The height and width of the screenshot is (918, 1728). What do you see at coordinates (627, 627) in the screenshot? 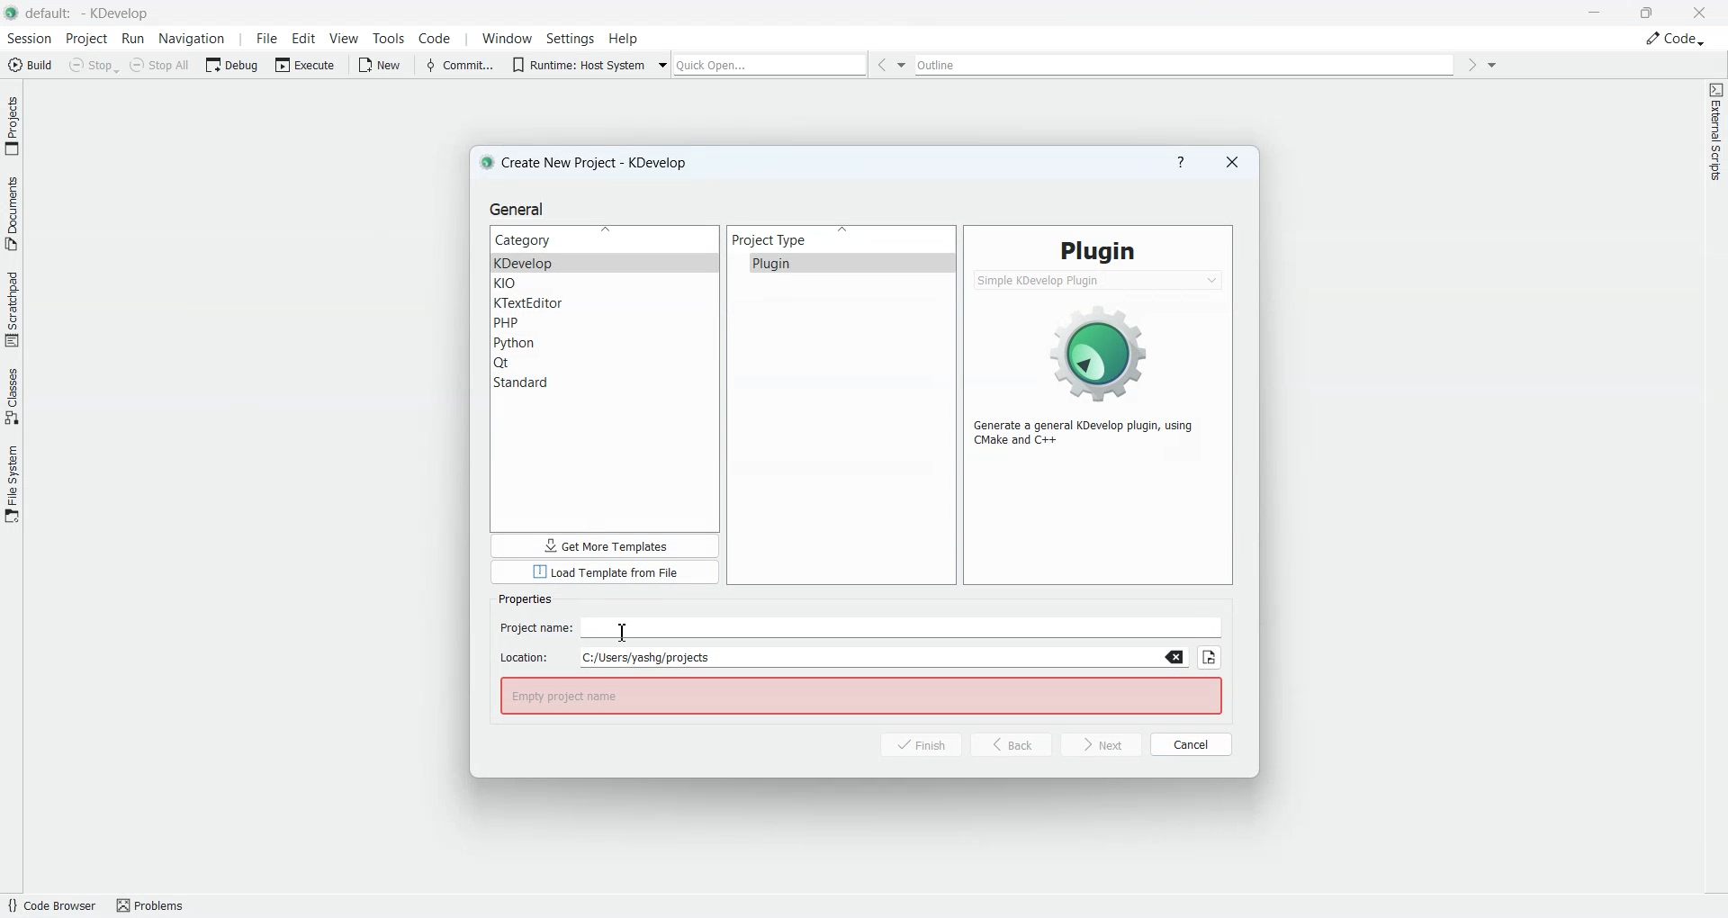
I see `Text Cursor` at bounding box center [627, 627].